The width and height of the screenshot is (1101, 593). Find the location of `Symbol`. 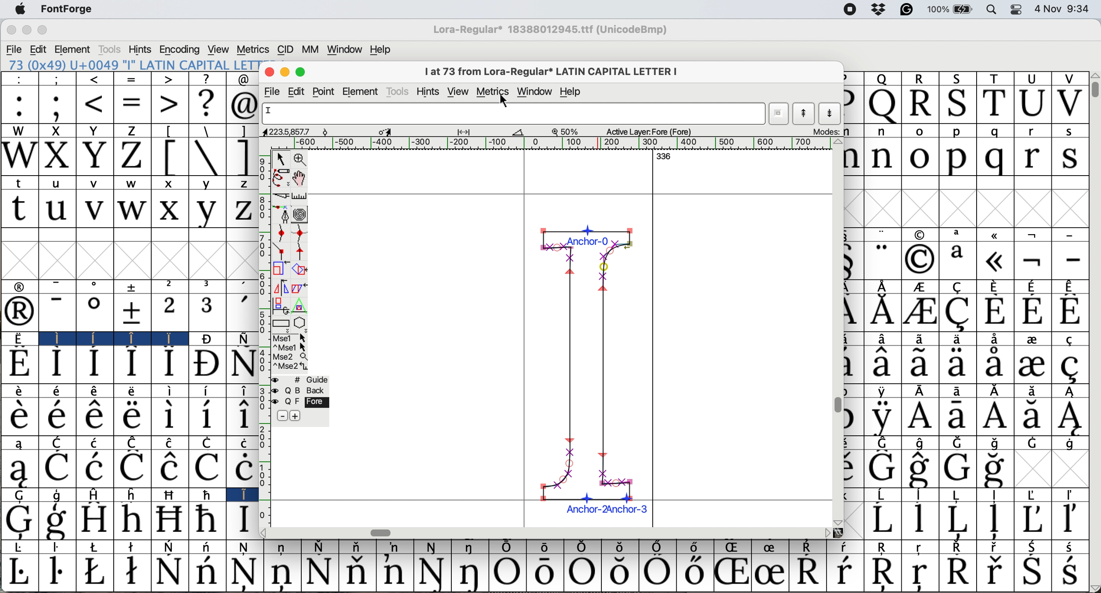

Symbol is located at coordinates (132, 364).